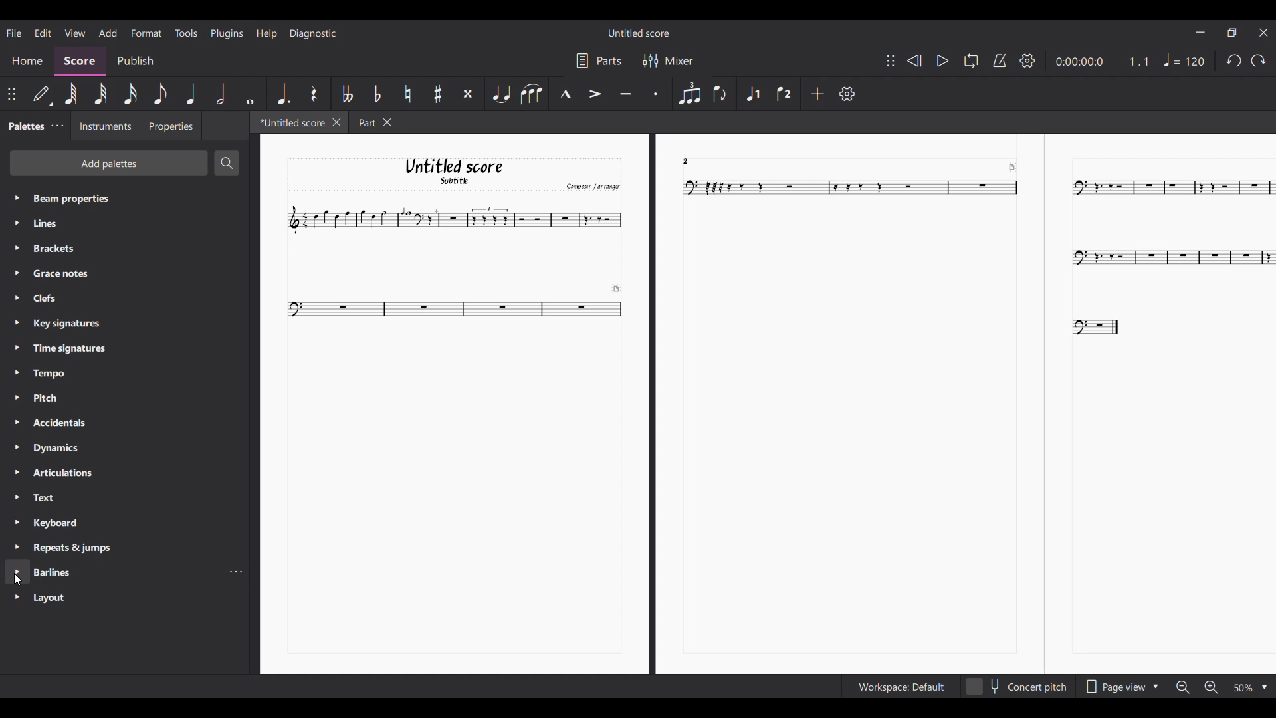  Describe the element at coordinates (146, 33) in the screenshot. I see `Format menu` at that location.